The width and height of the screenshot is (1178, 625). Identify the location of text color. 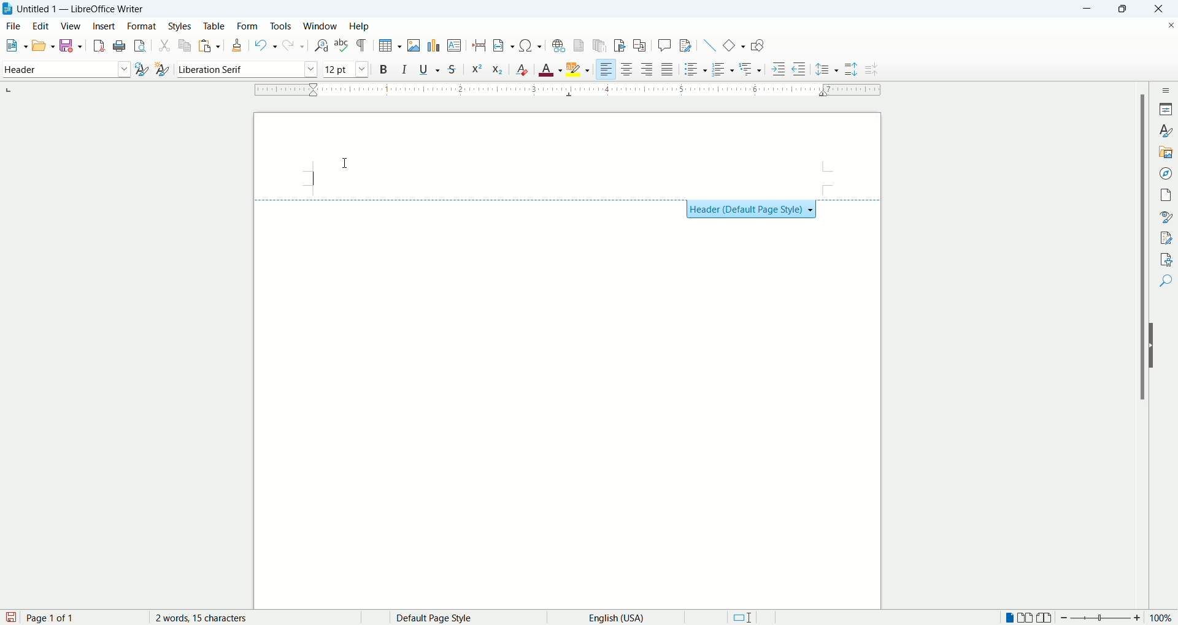
(550, 68).